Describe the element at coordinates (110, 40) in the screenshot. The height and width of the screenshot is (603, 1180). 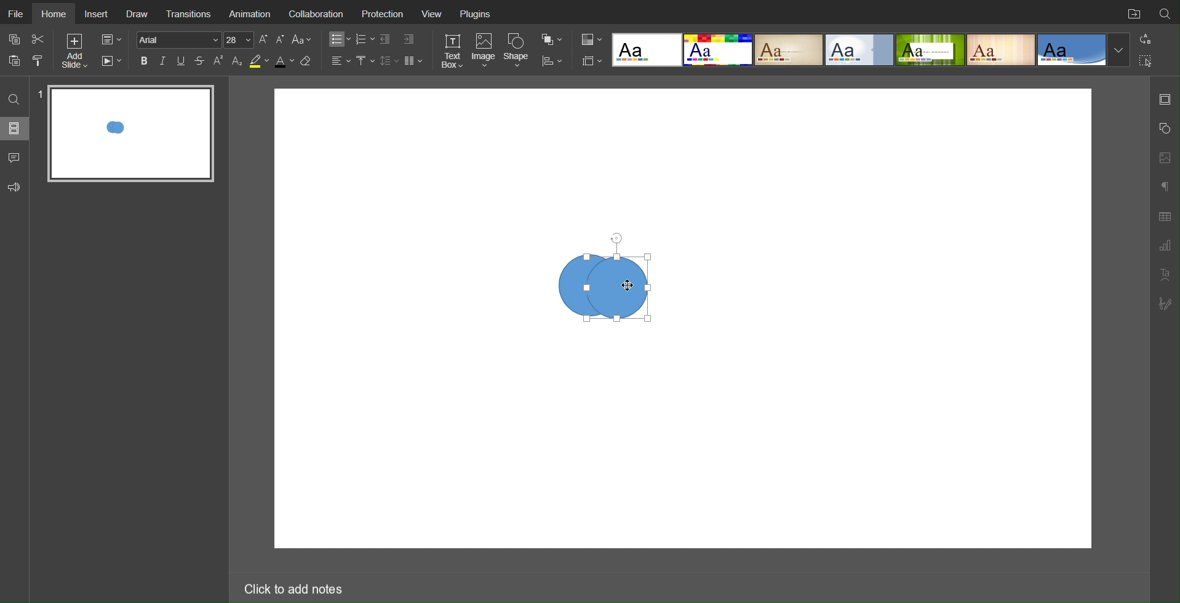
I see `Slide Settings` at that location.